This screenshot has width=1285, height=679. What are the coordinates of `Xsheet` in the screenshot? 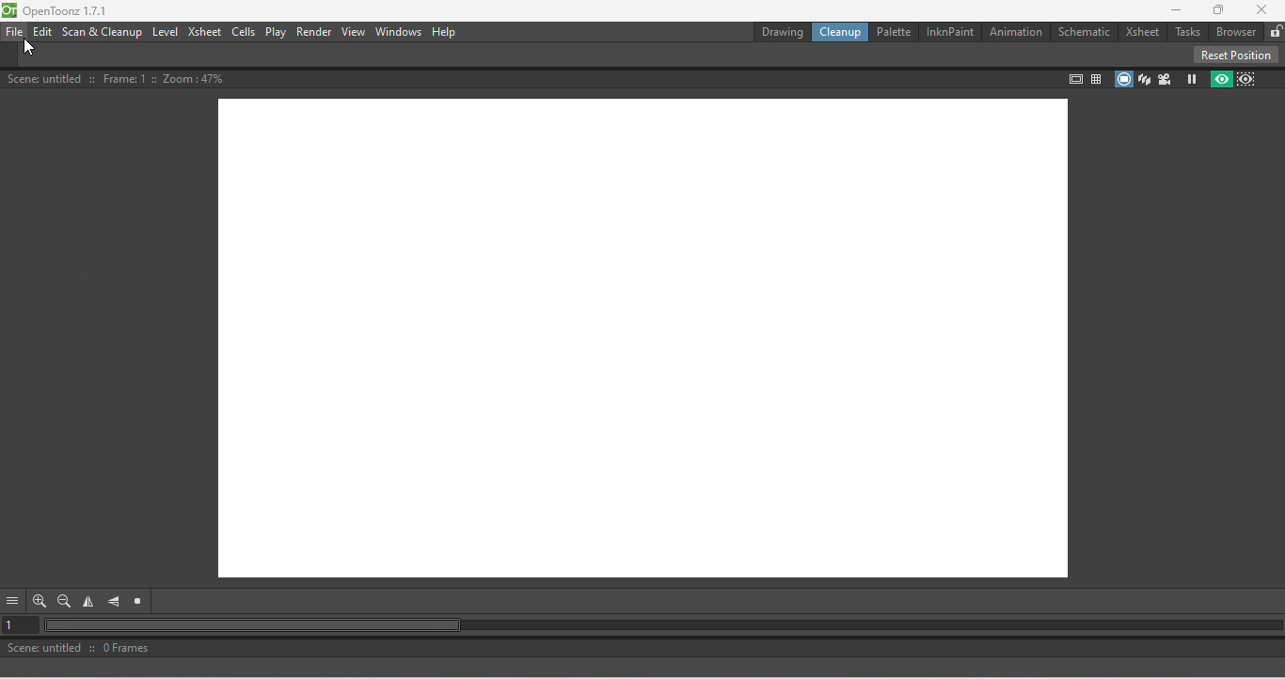 It's located at (205, 32).